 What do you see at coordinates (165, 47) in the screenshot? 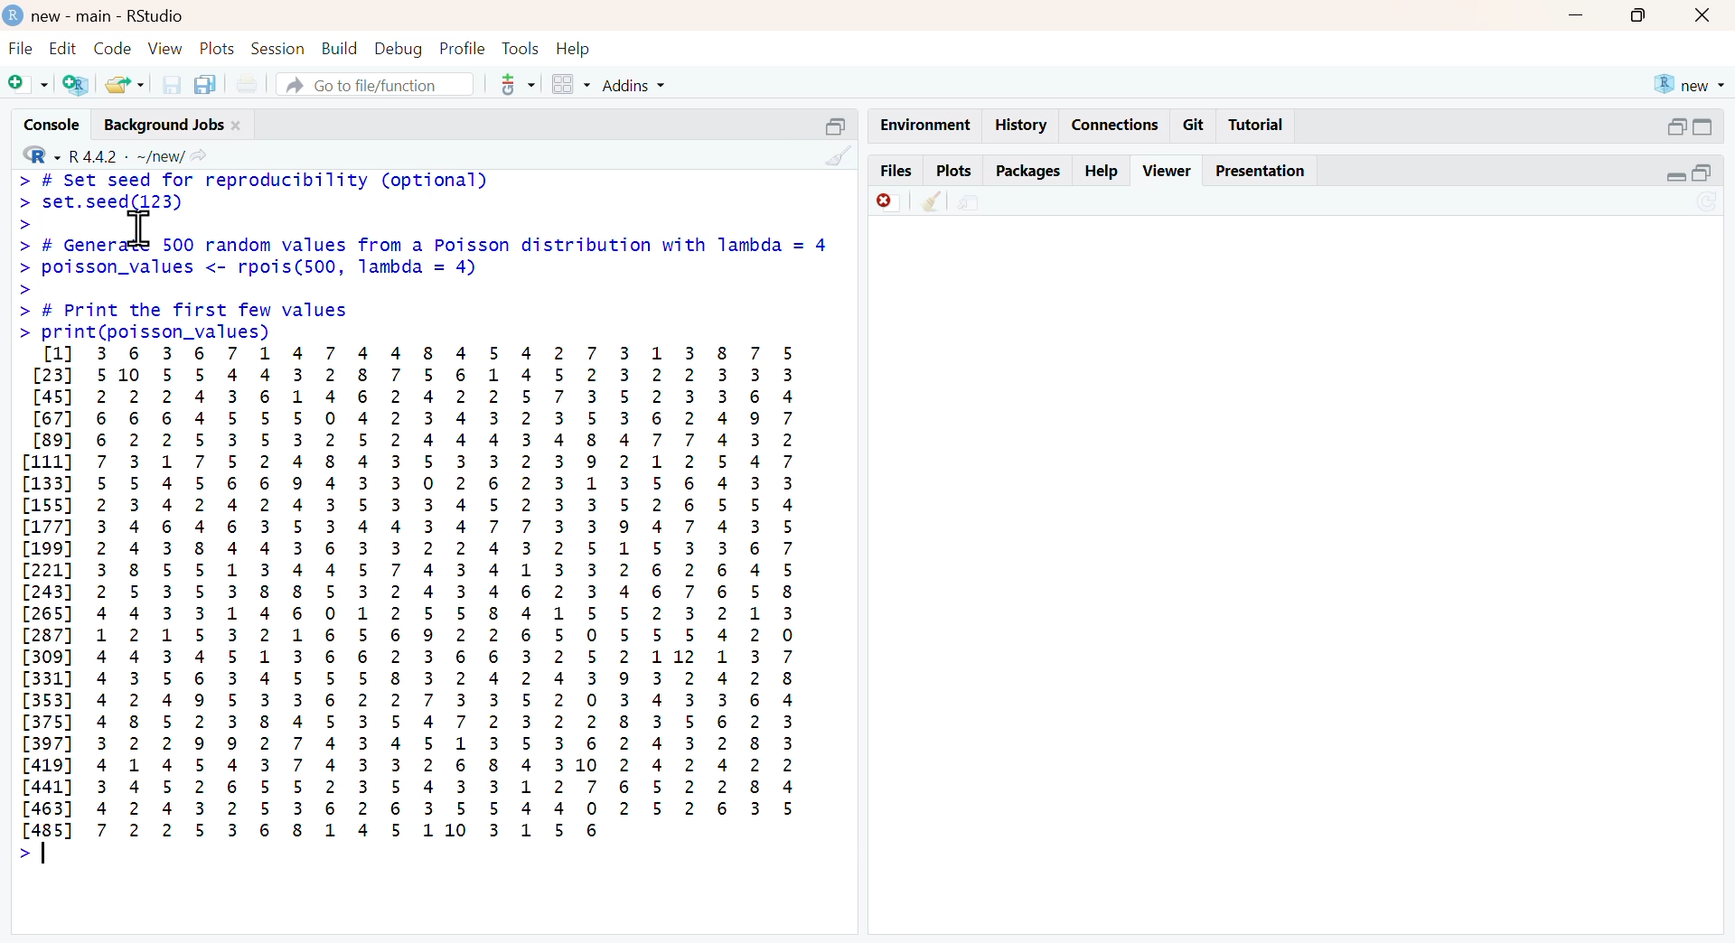
I see `view` at bounding box center [165, 47].